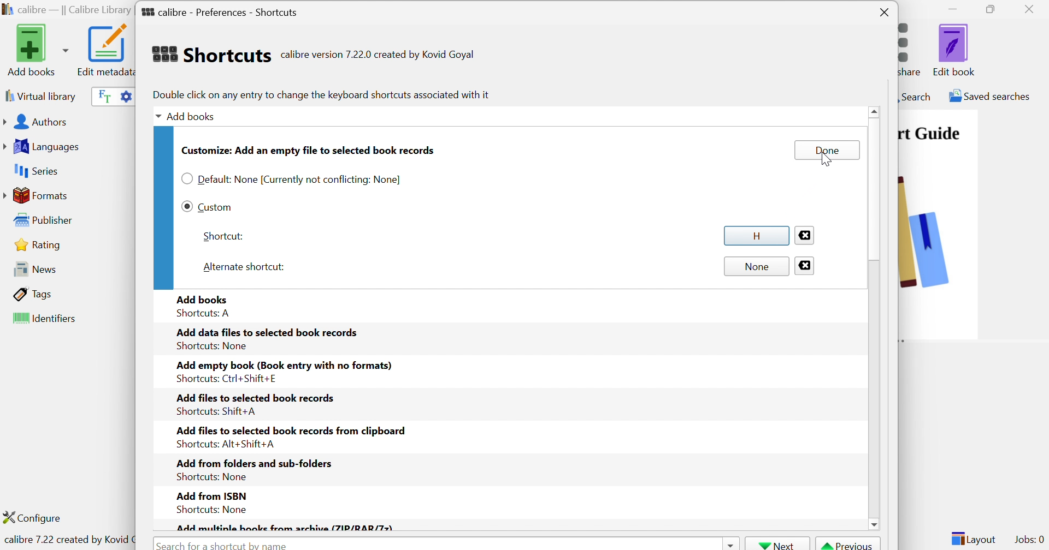 The height and width of the screenshot is (550, 1049). I want to click on Checkbox, so click(186, 179).